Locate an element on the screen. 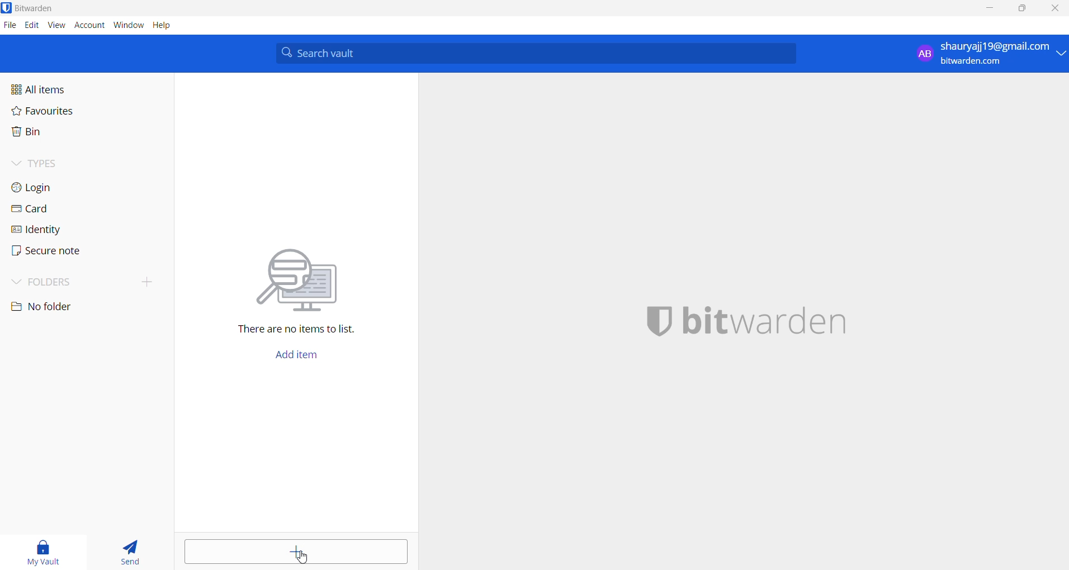  edit is located at coordinates (31, 26).